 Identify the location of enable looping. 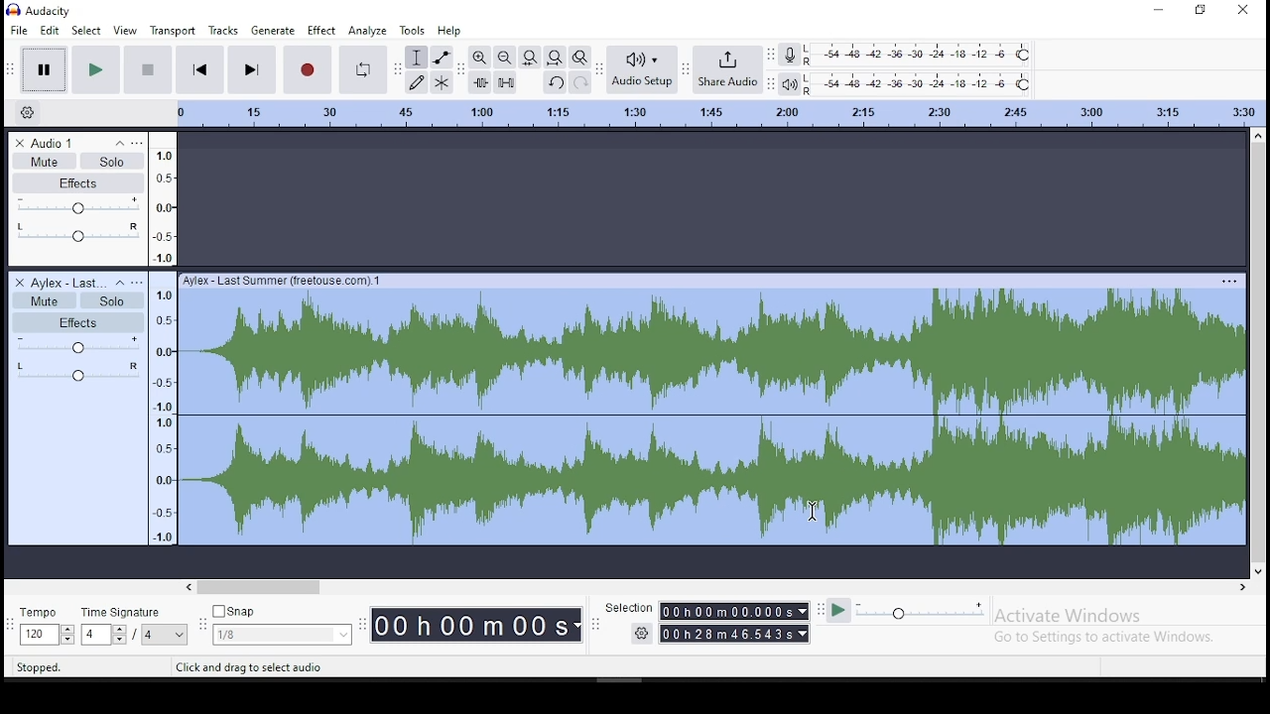
(365, 70).